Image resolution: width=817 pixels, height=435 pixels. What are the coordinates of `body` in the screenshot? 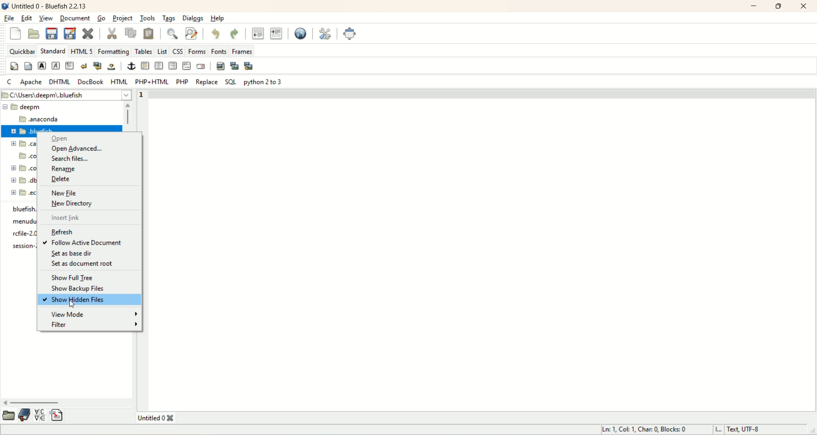 It's located at (28, 65).